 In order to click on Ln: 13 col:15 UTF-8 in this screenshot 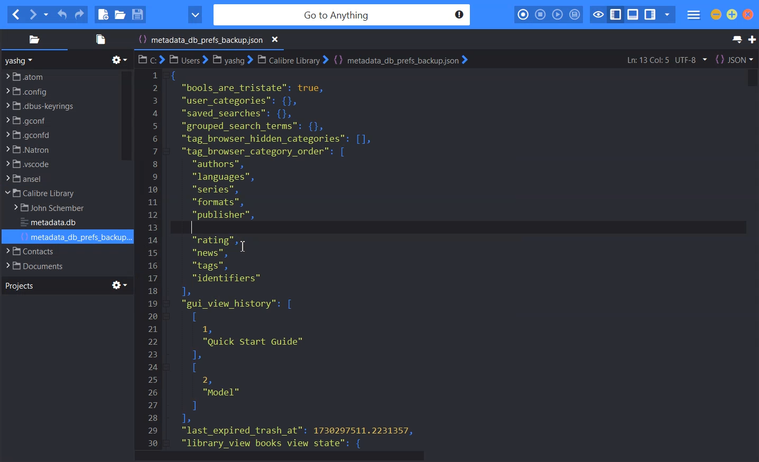, I will do `click(666, 60)`.